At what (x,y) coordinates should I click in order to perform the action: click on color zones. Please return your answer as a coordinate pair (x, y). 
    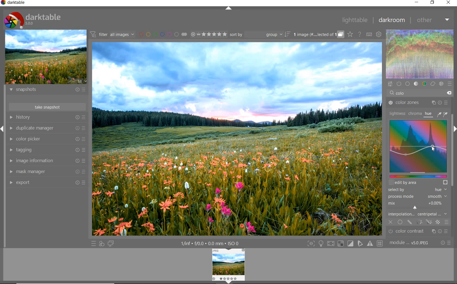
    Looking at the image, I should click on (418, 103).